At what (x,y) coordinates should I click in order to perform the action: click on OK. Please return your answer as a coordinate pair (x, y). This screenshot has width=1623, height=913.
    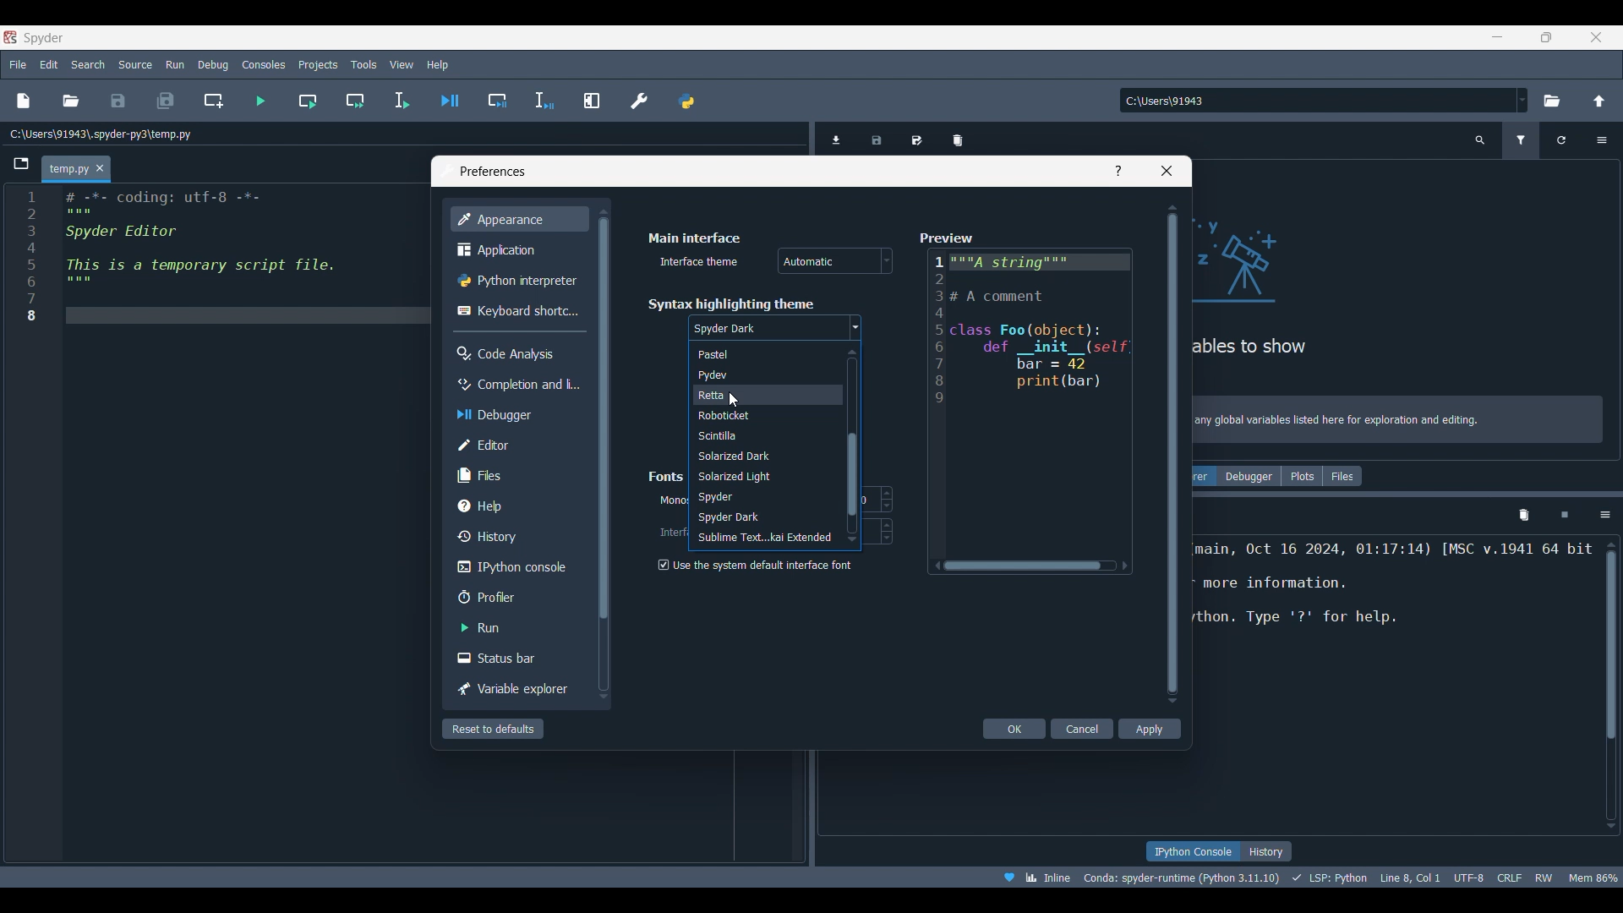
    Looking at the image, I should click on (1015, 729).